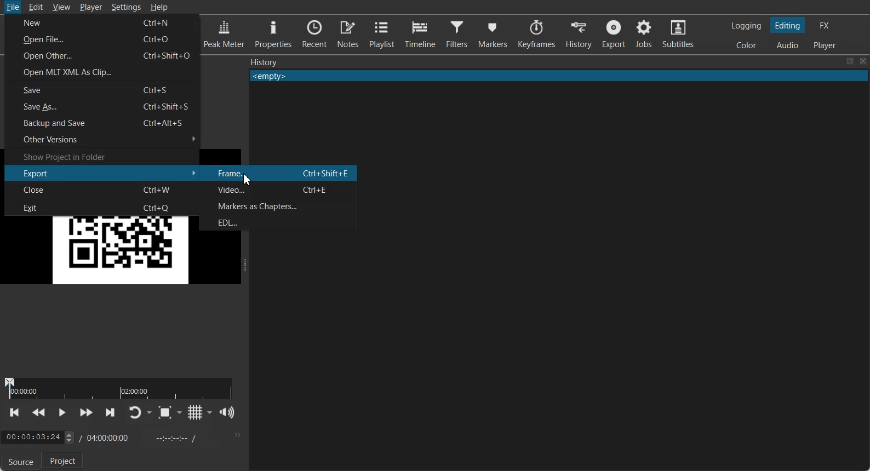  I want to click on File, so click(13, 8).